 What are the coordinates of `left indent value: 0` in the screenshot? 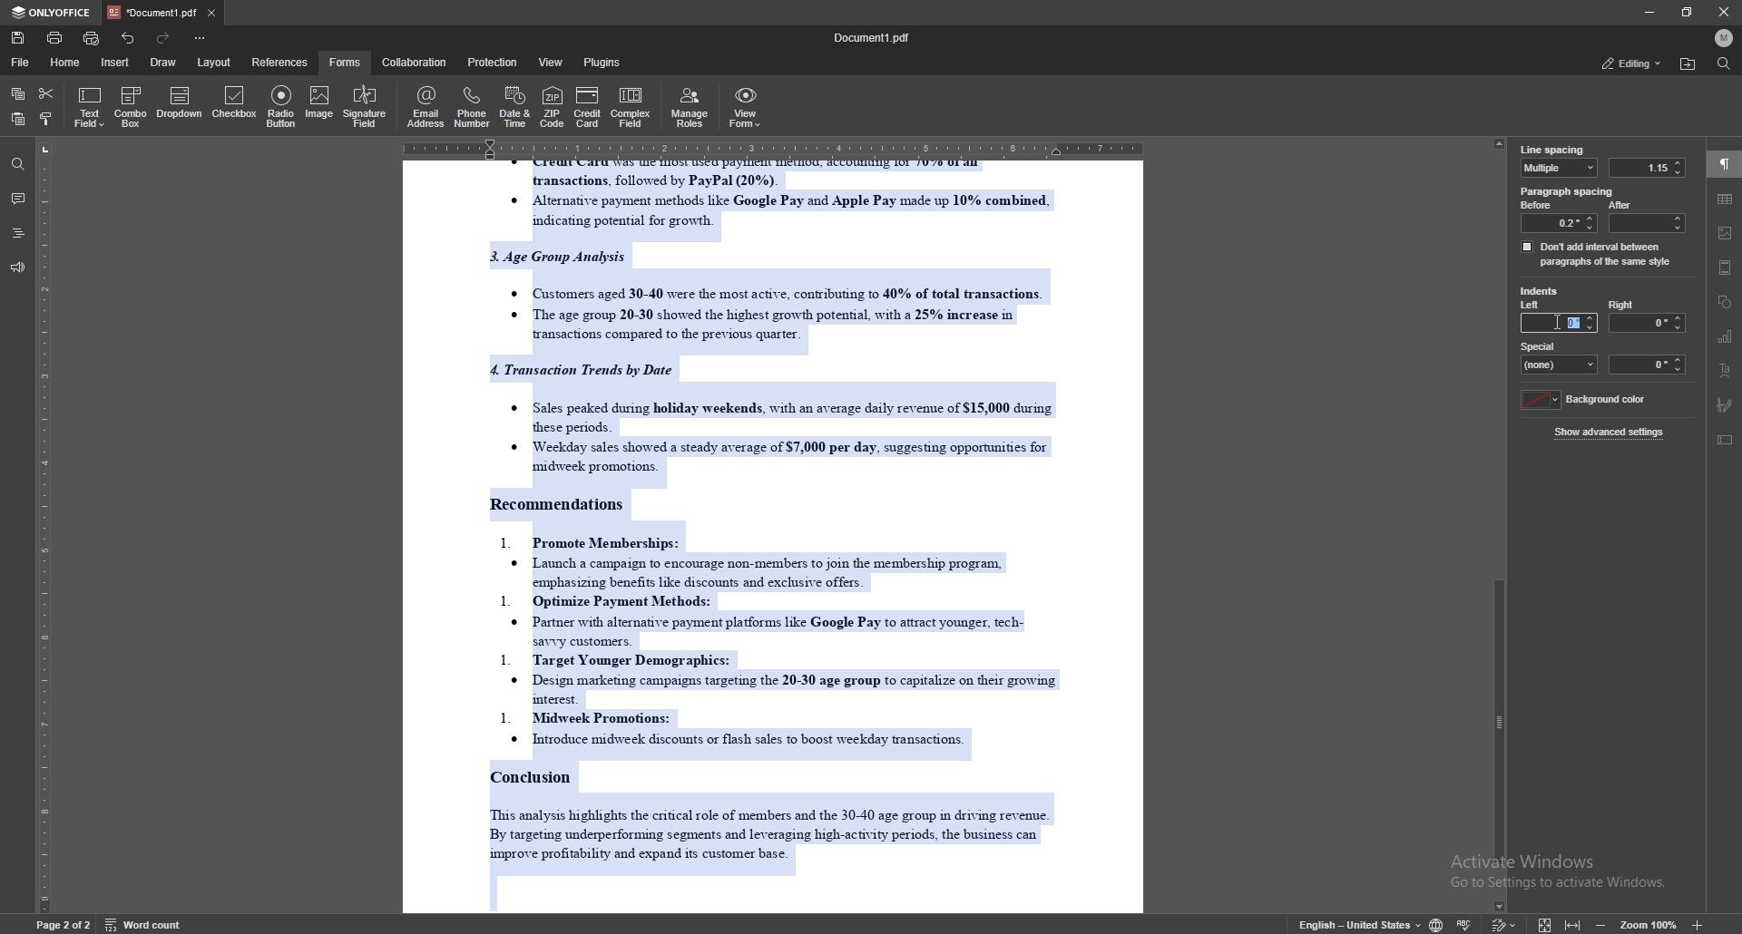 It's located at (1575, 323).